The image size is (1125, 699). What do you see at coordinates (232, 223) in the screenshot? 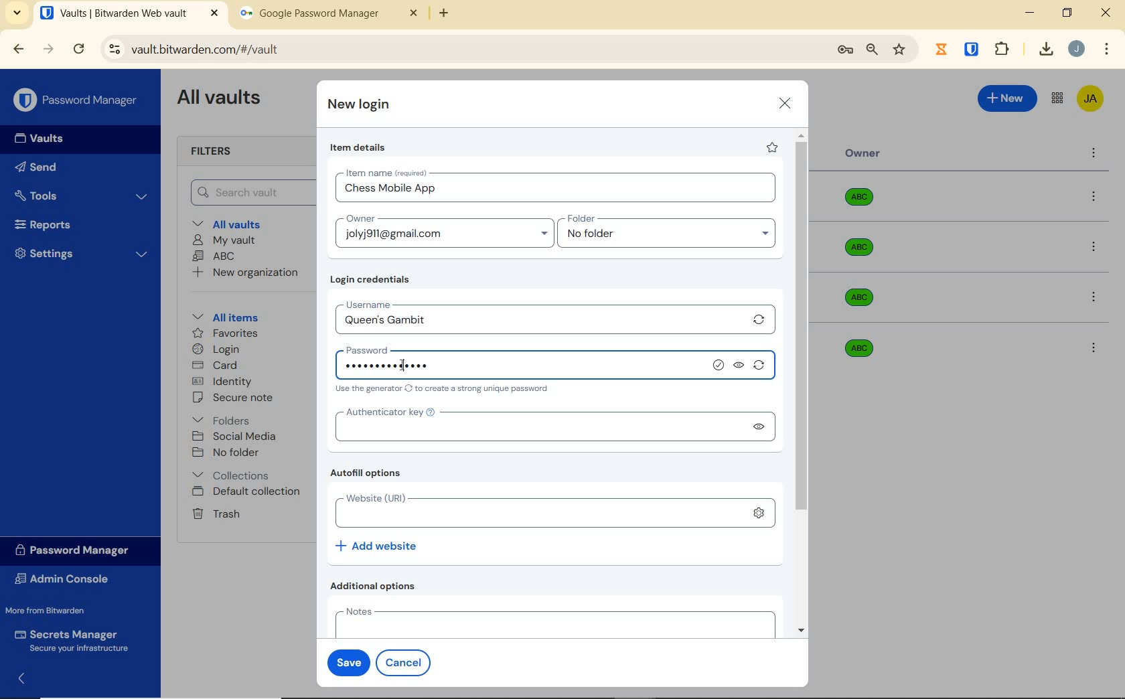
I see `All vaults` at bounding box center [232, 223].